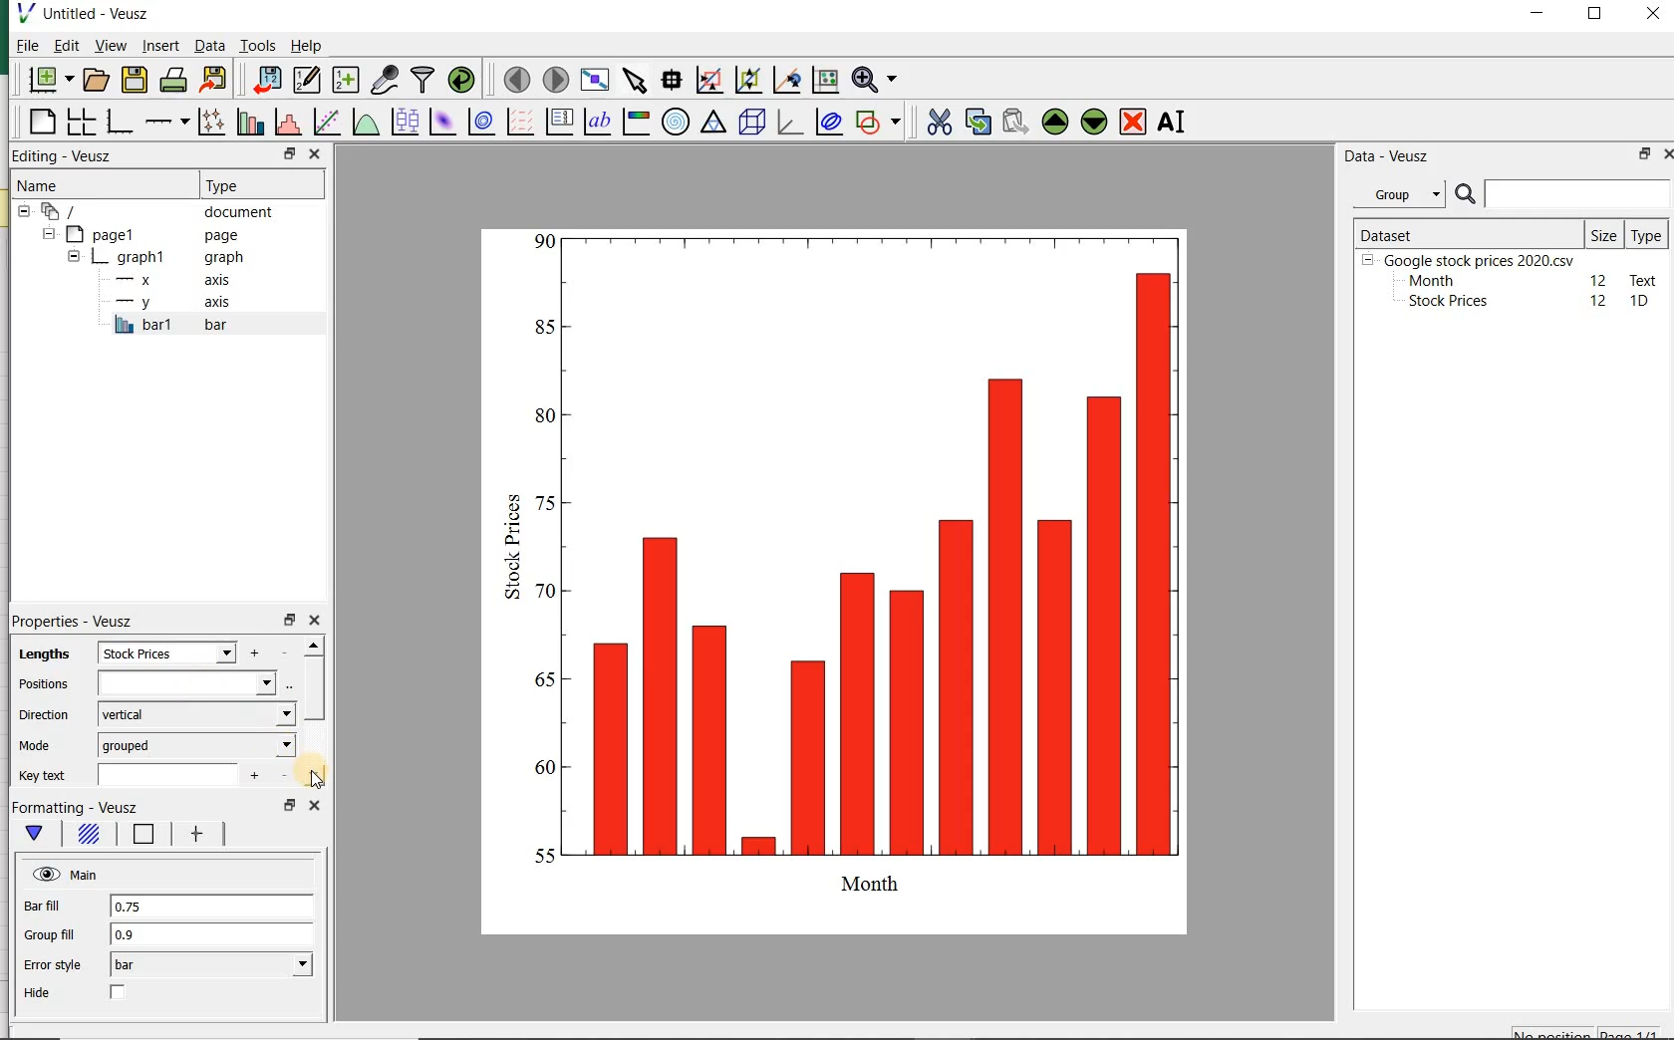 The width and height of the screenshot is (1674, 1040). What do you see at coordinates (154, 212) in the screenshot?
I see `document` at bounding box center [154, 212].